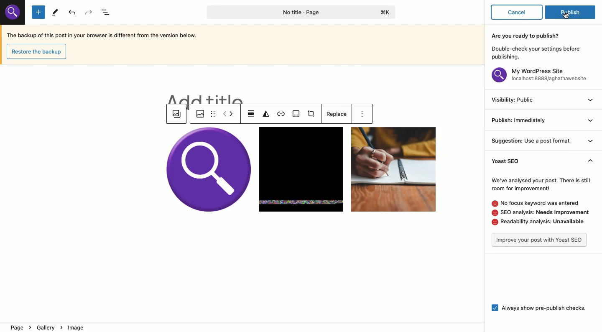  What do you see at coordinates (298, 13) in the screenshot?
I see `Page` at bounding box center [298, 13].